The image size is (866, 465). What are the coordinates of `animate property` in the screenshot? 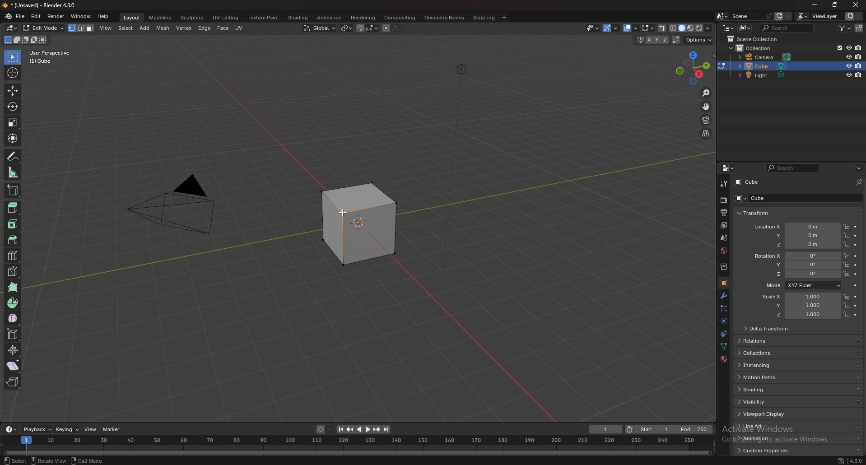 It's located at (856, 227).